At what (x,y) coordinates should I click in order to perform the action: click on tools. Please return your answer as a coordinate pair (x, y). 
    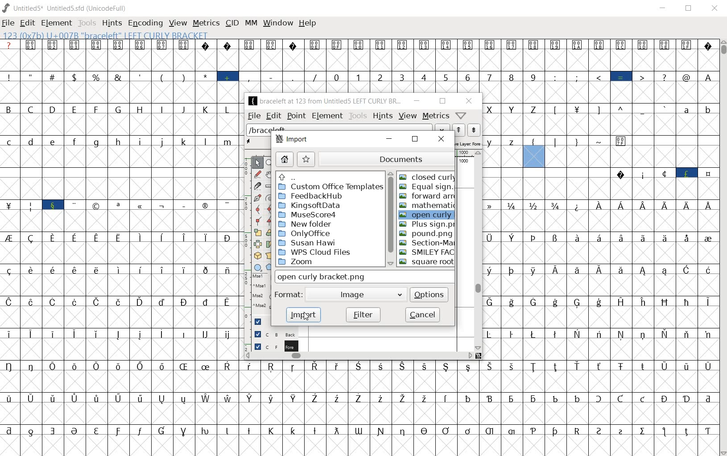
    Looking at the image, I should click on (357, 116).